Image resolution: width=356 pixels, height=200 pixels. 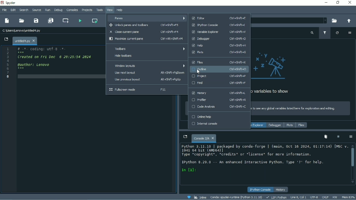 I want to click on Inline, so click(x=200, y=197).